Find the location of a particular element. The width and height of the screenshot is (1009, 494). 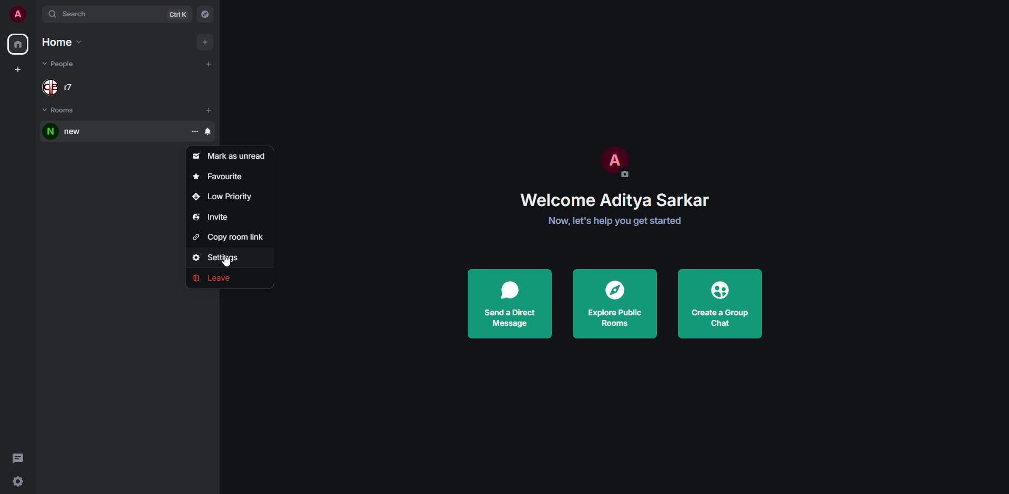

search is located at coordinates (71, 14).